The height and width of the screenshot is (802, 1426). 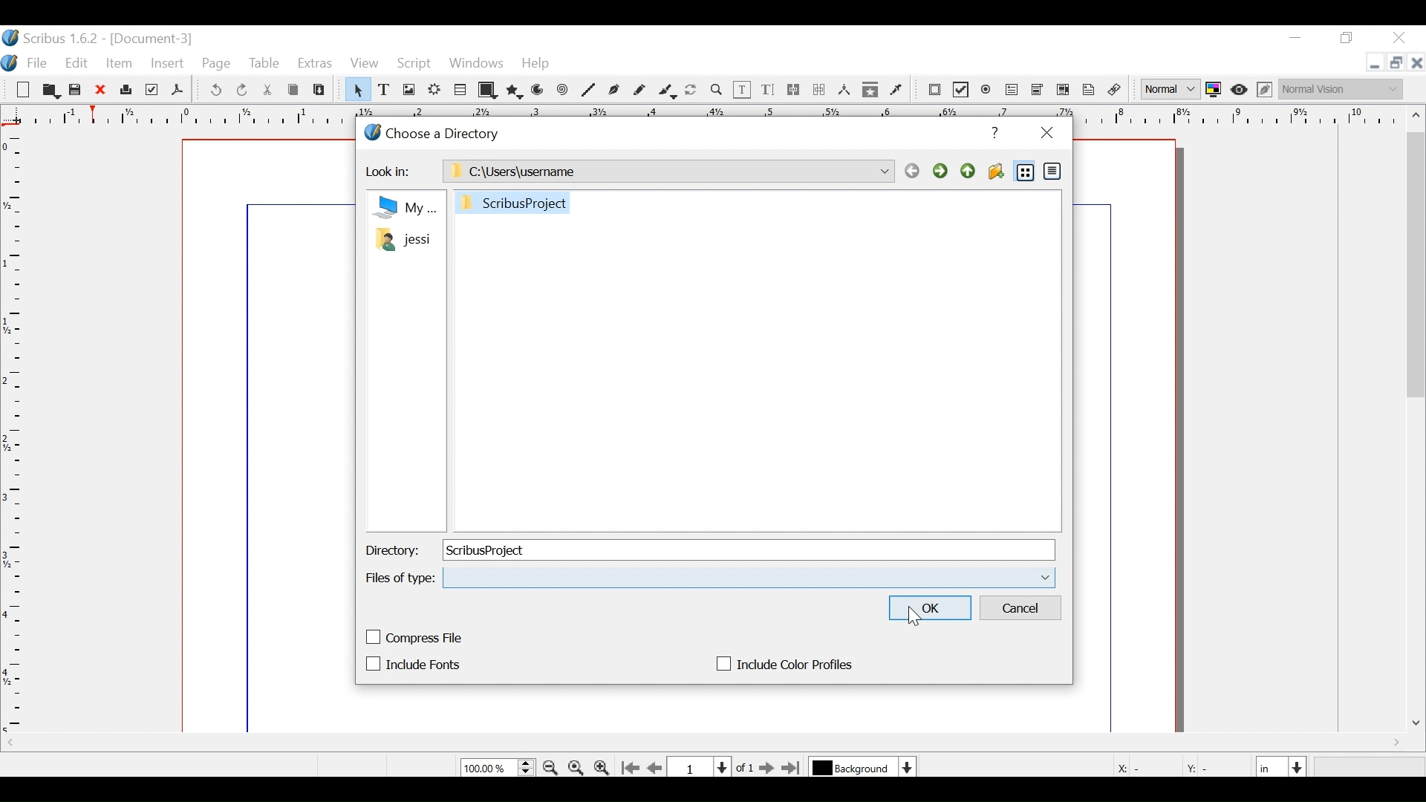 I want to click on , so click(x=907, y=766).